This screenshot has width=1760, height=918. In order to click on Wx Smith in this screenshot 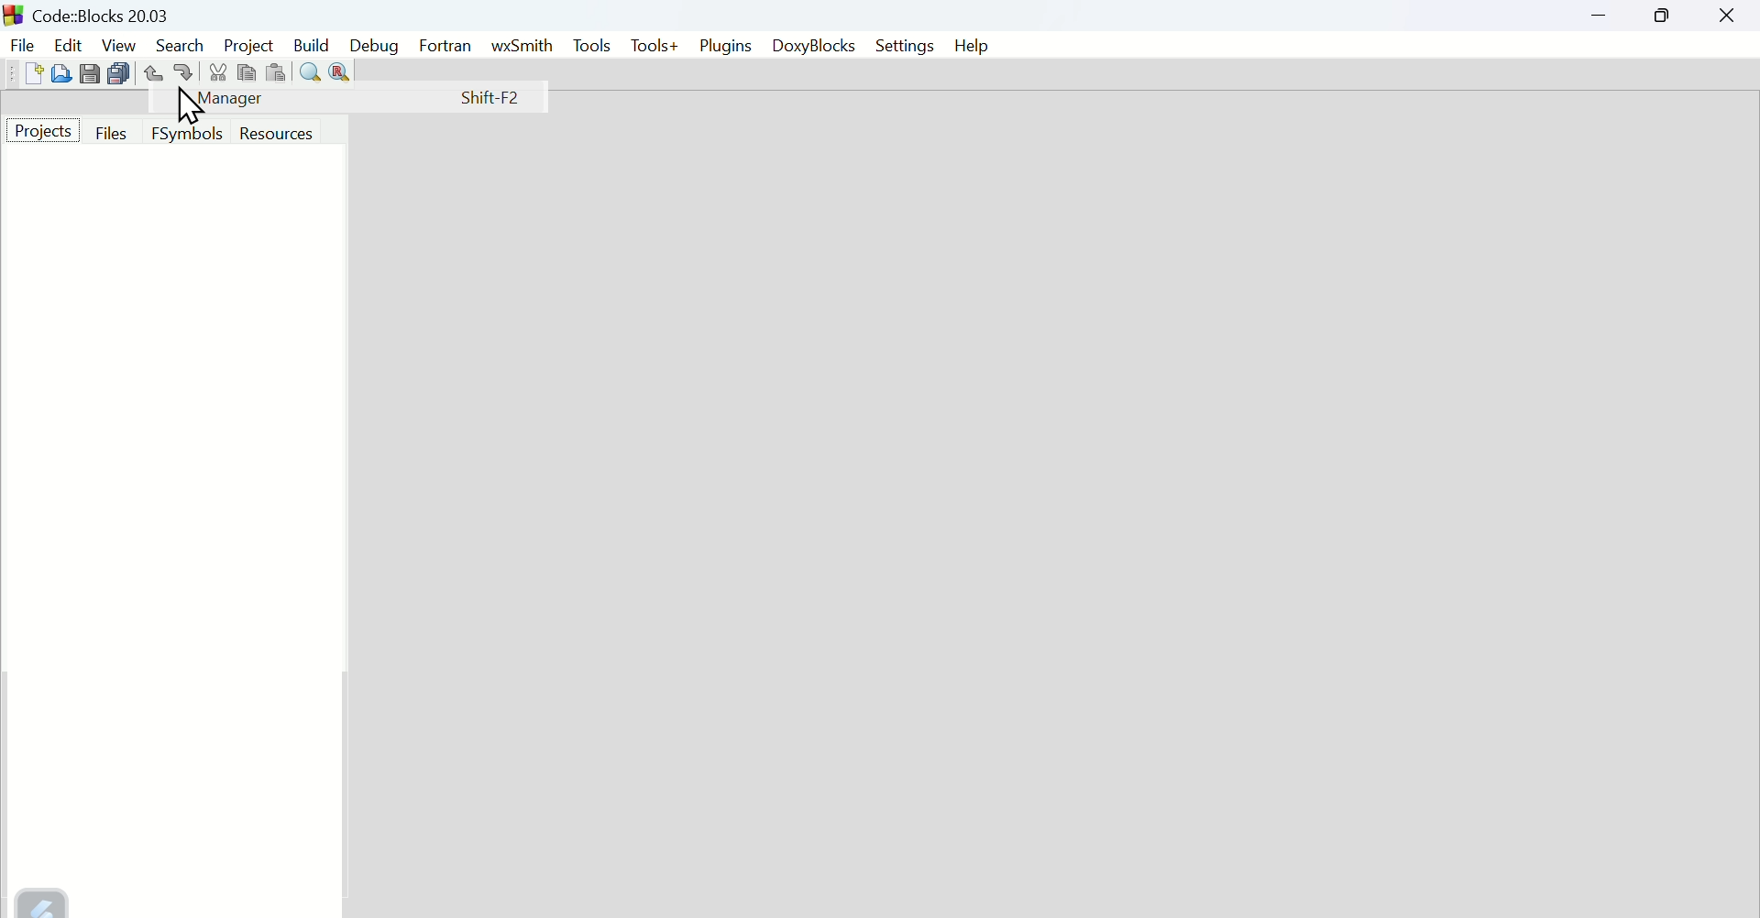, I will do `click(521, 47)`.